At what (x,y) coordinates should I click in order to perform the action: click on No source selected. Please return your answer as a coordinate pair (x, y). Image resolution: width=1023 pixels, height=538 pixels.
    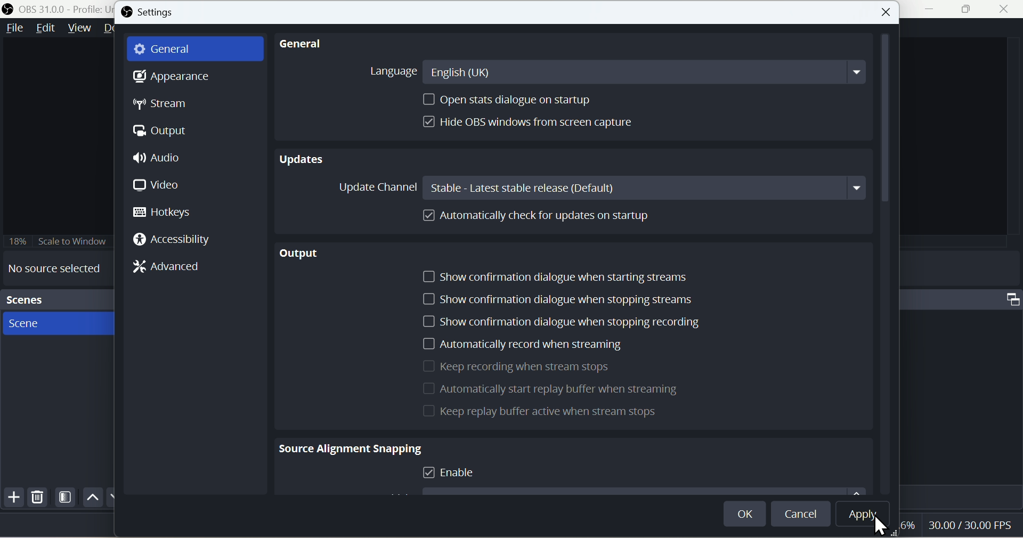
    Looking at the image, I should click on (58, 270).